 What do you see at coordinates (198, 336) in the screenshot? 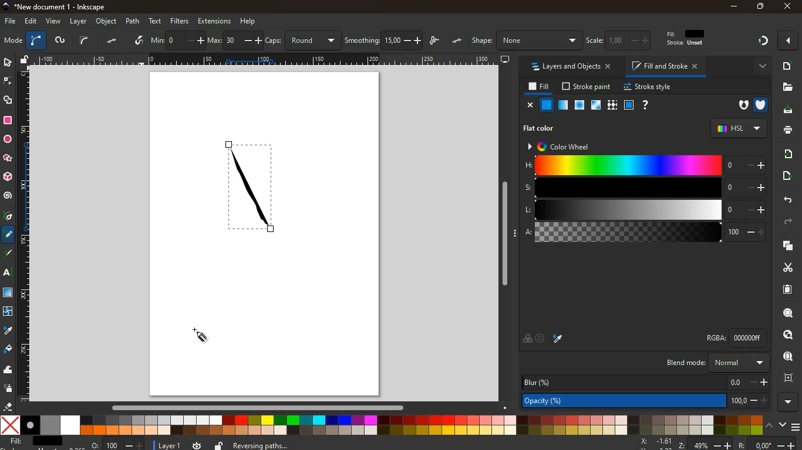
I see `Cursor` at bounding box center [198, 336].